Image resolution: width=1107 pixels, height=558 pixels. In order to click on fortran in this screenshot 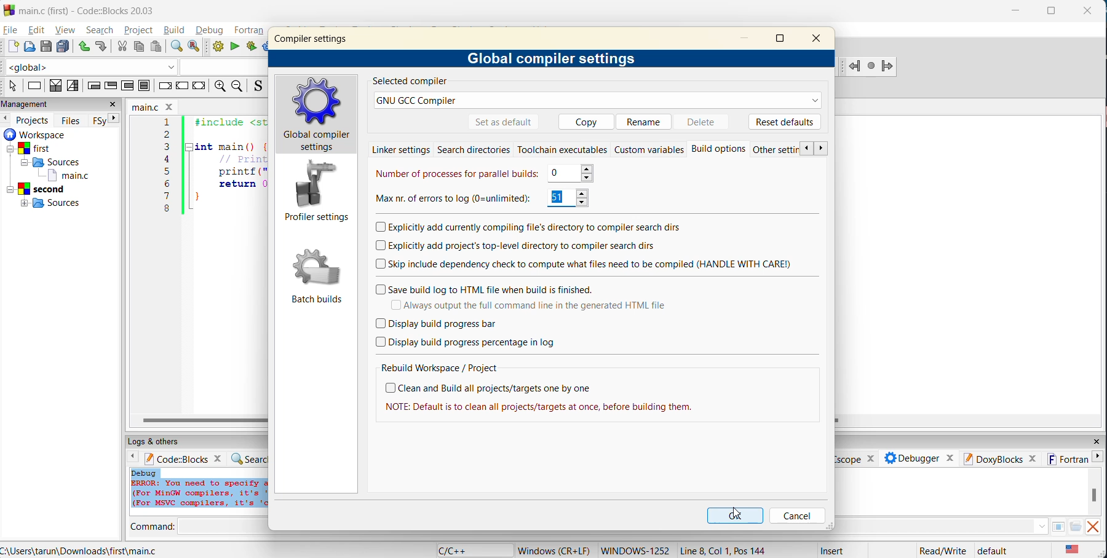, I will do `click(250, 30)`.